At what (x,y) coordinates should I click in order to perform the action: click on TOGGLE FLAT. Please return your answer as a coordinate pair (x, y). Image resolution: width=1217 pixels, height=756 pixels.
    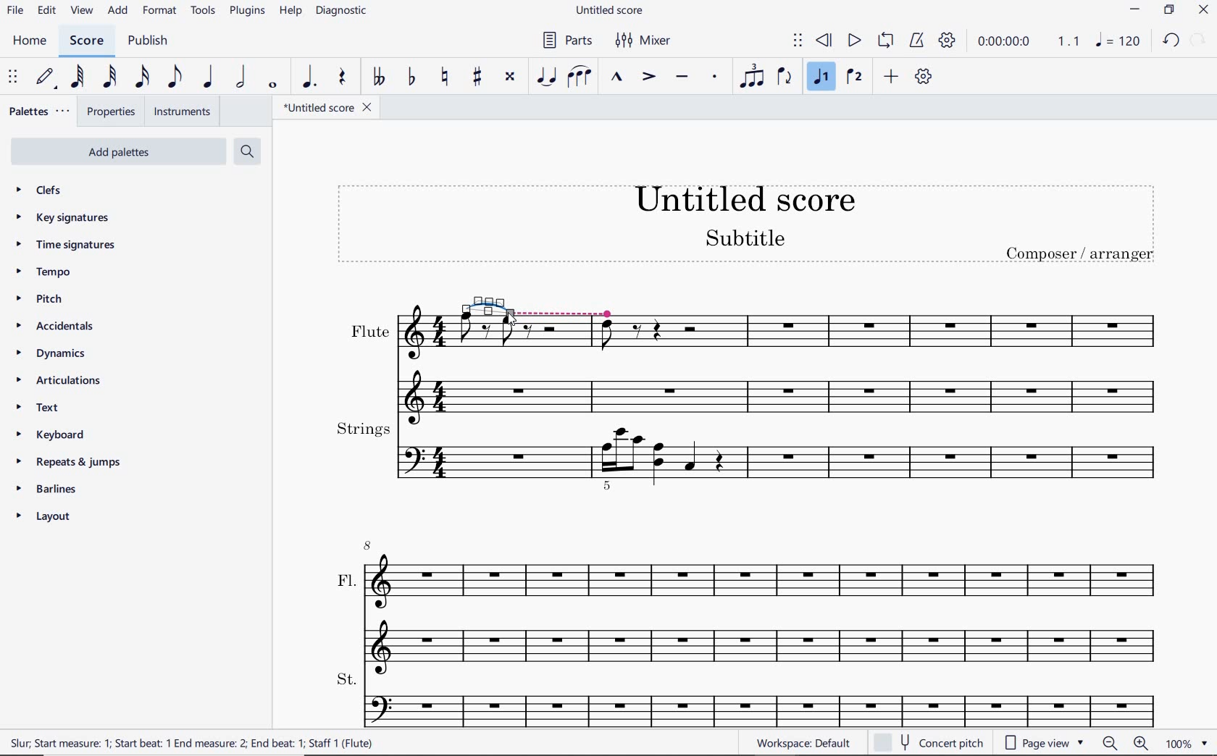
    Looking at the image, I should click on (411, 79).